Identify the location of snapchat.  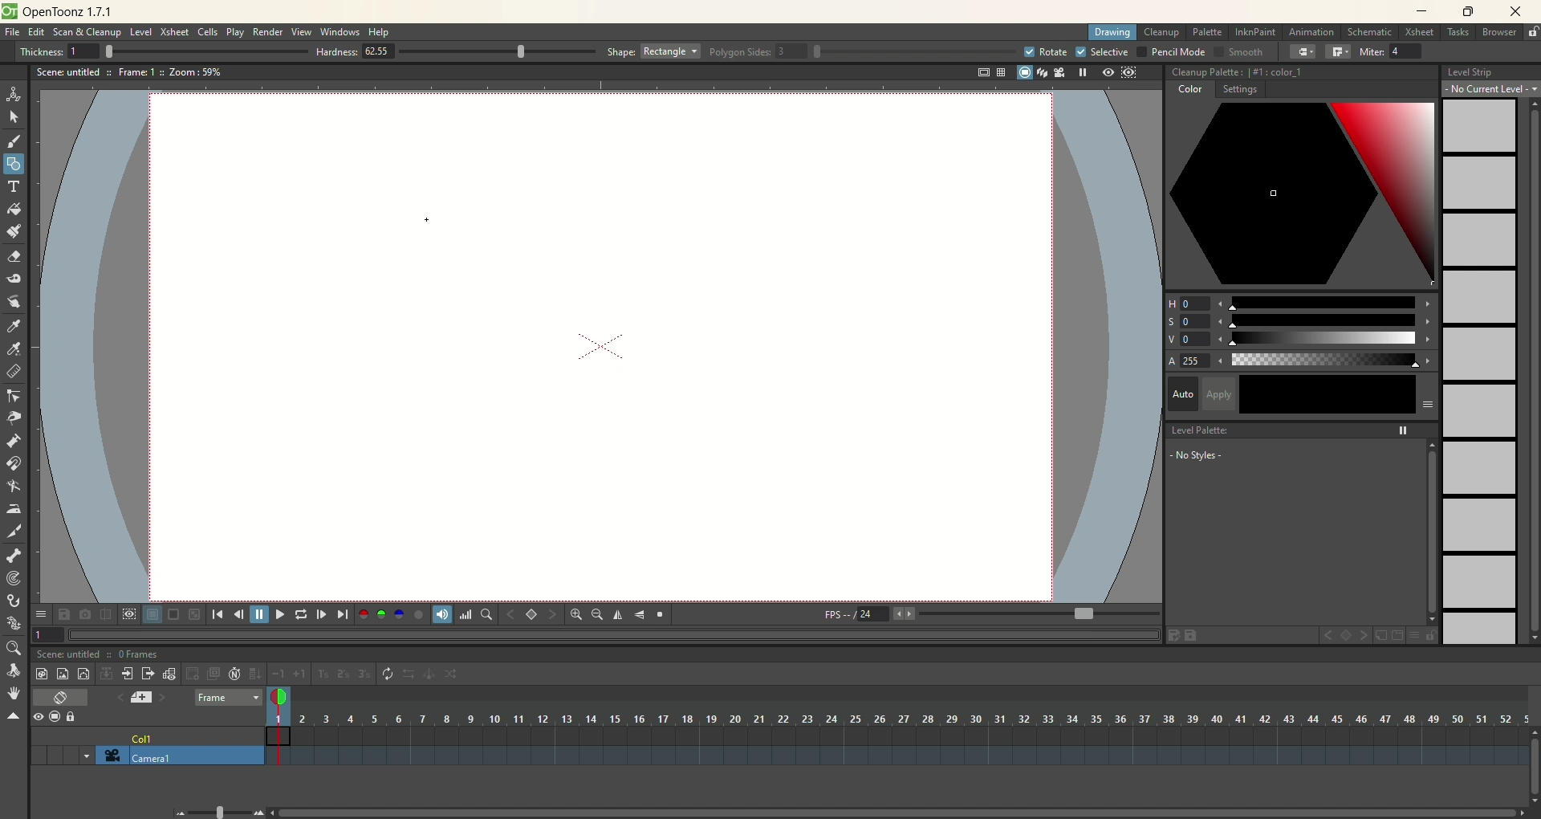
(85, 614).